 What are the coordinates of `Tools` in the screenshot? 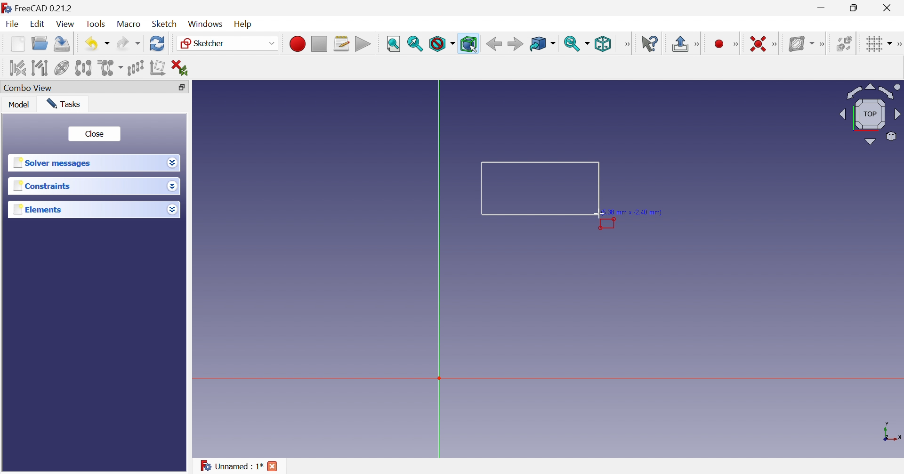 It's located at (95, 25).